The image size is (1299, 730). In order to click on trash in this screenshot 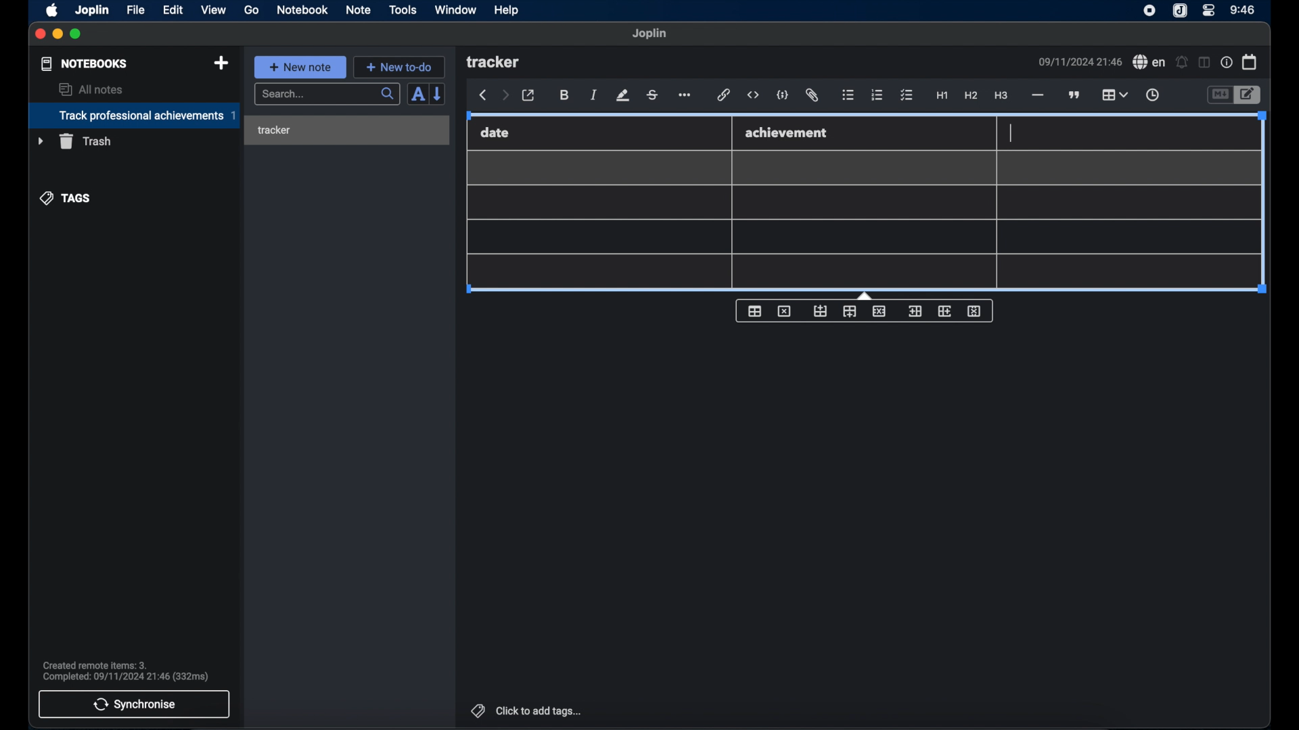, I will do `click(74, 141)`.